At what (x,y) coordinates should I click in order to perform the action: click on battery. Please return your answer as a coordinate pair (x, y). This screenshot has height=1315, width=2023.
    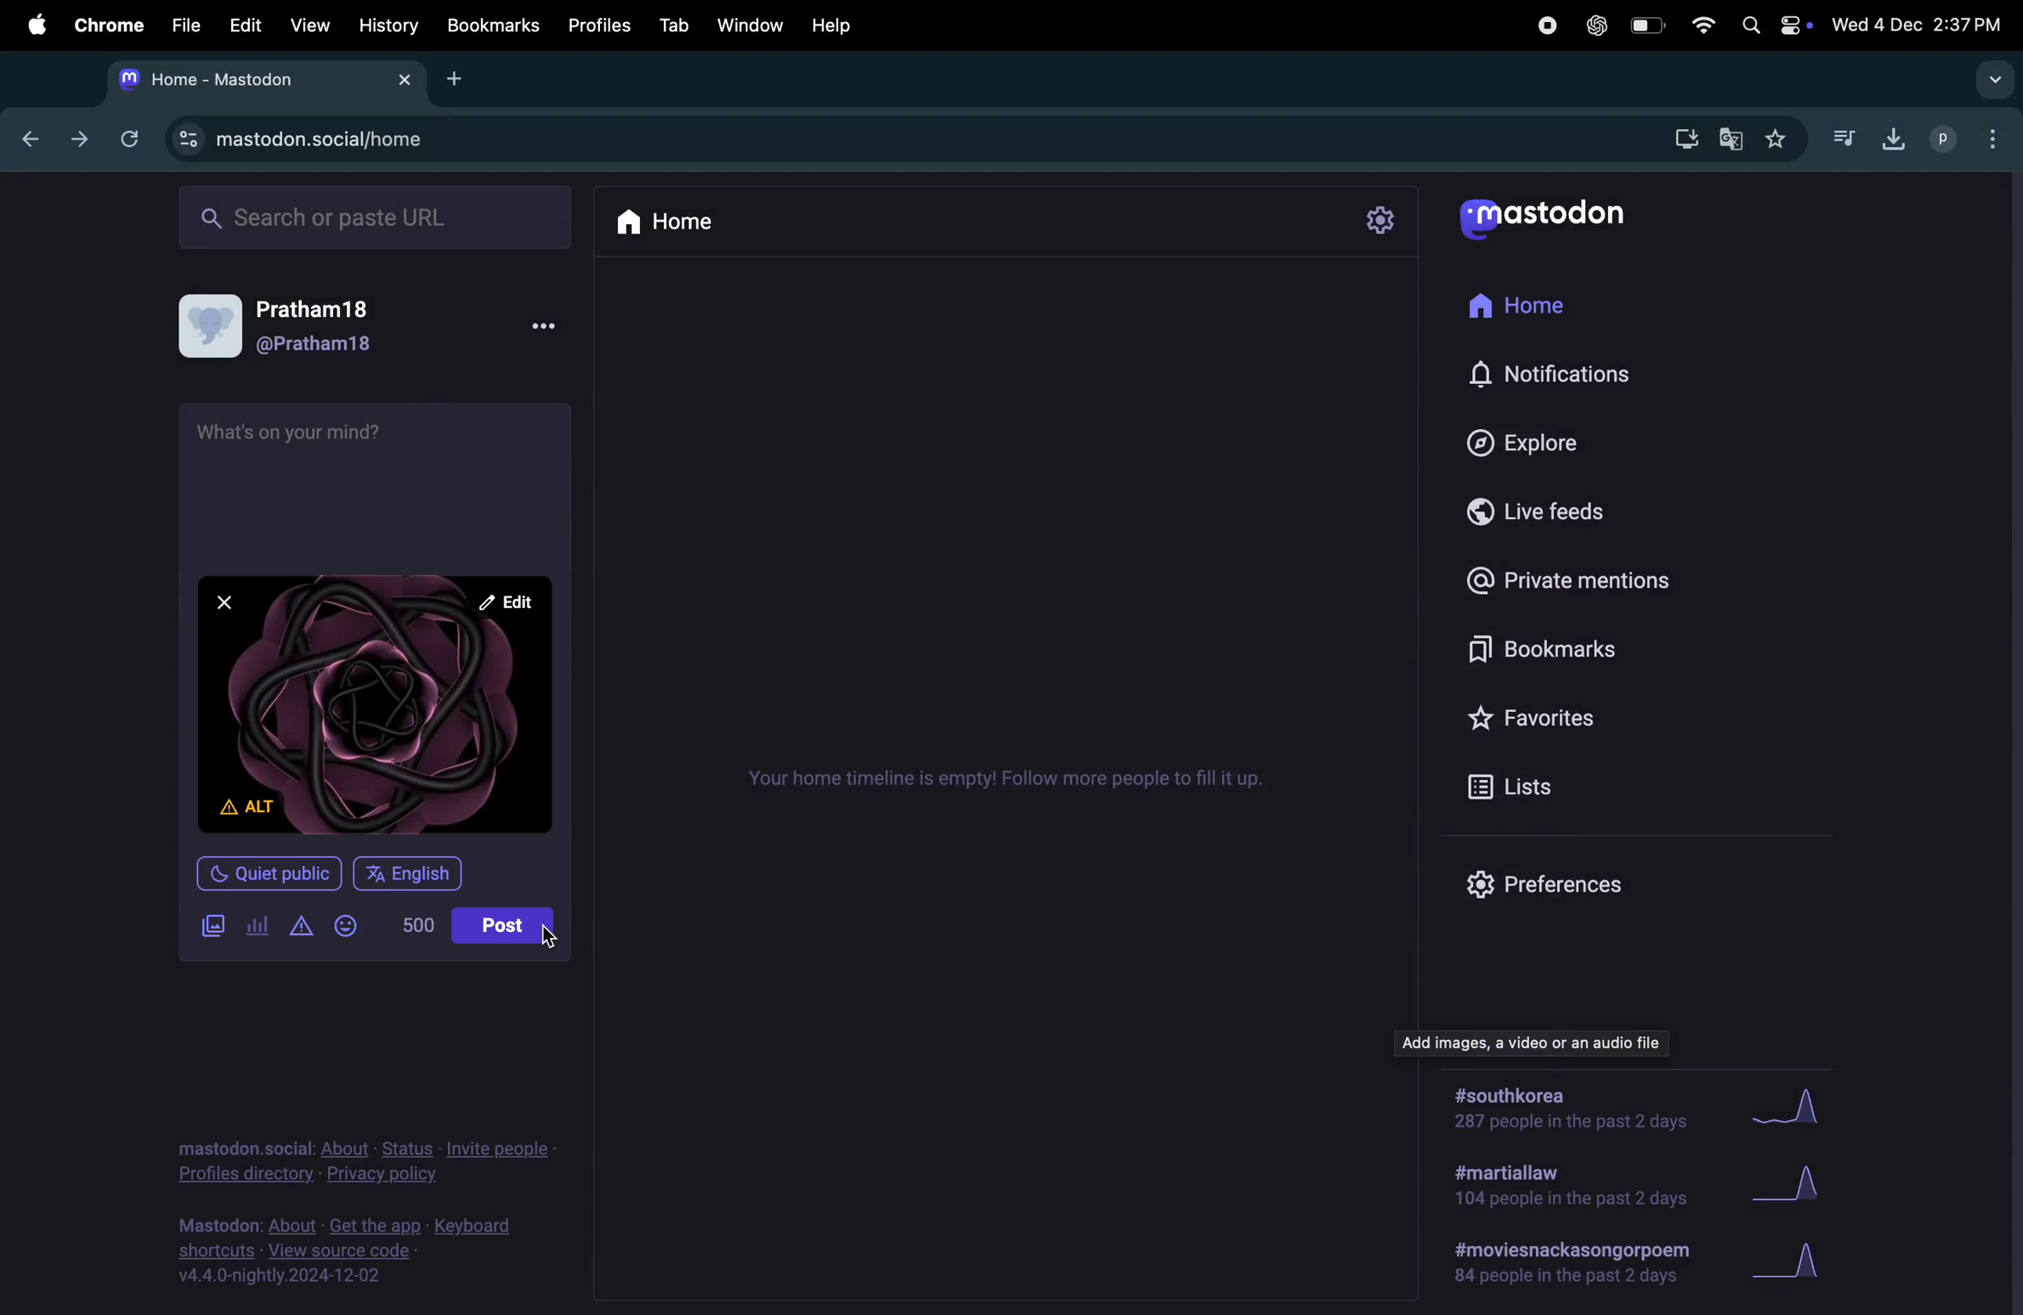
    Looking at the image, I should click on (1644, 26).